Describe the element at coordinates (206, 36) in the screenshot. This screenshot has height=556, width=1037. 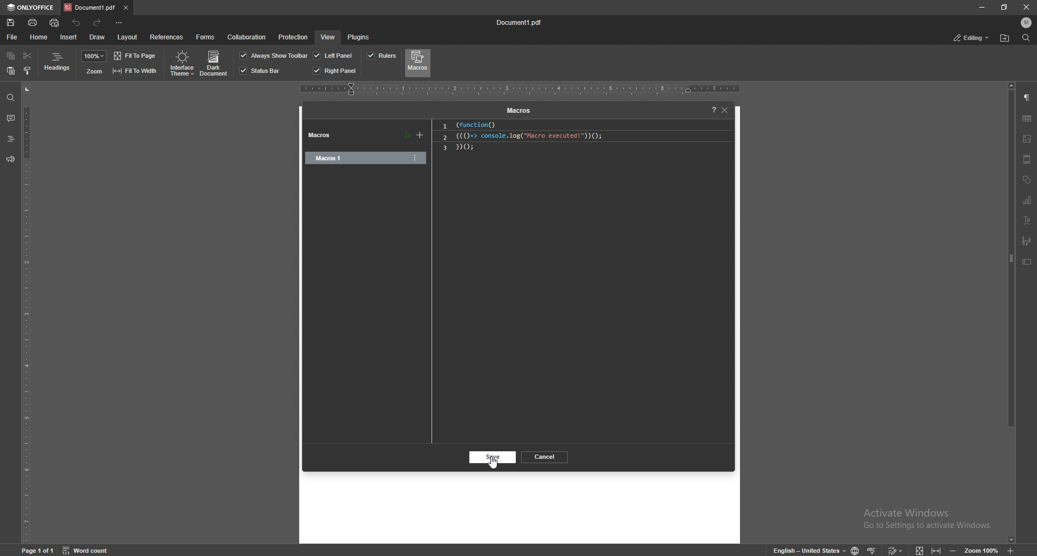
I see `forms` at that location.